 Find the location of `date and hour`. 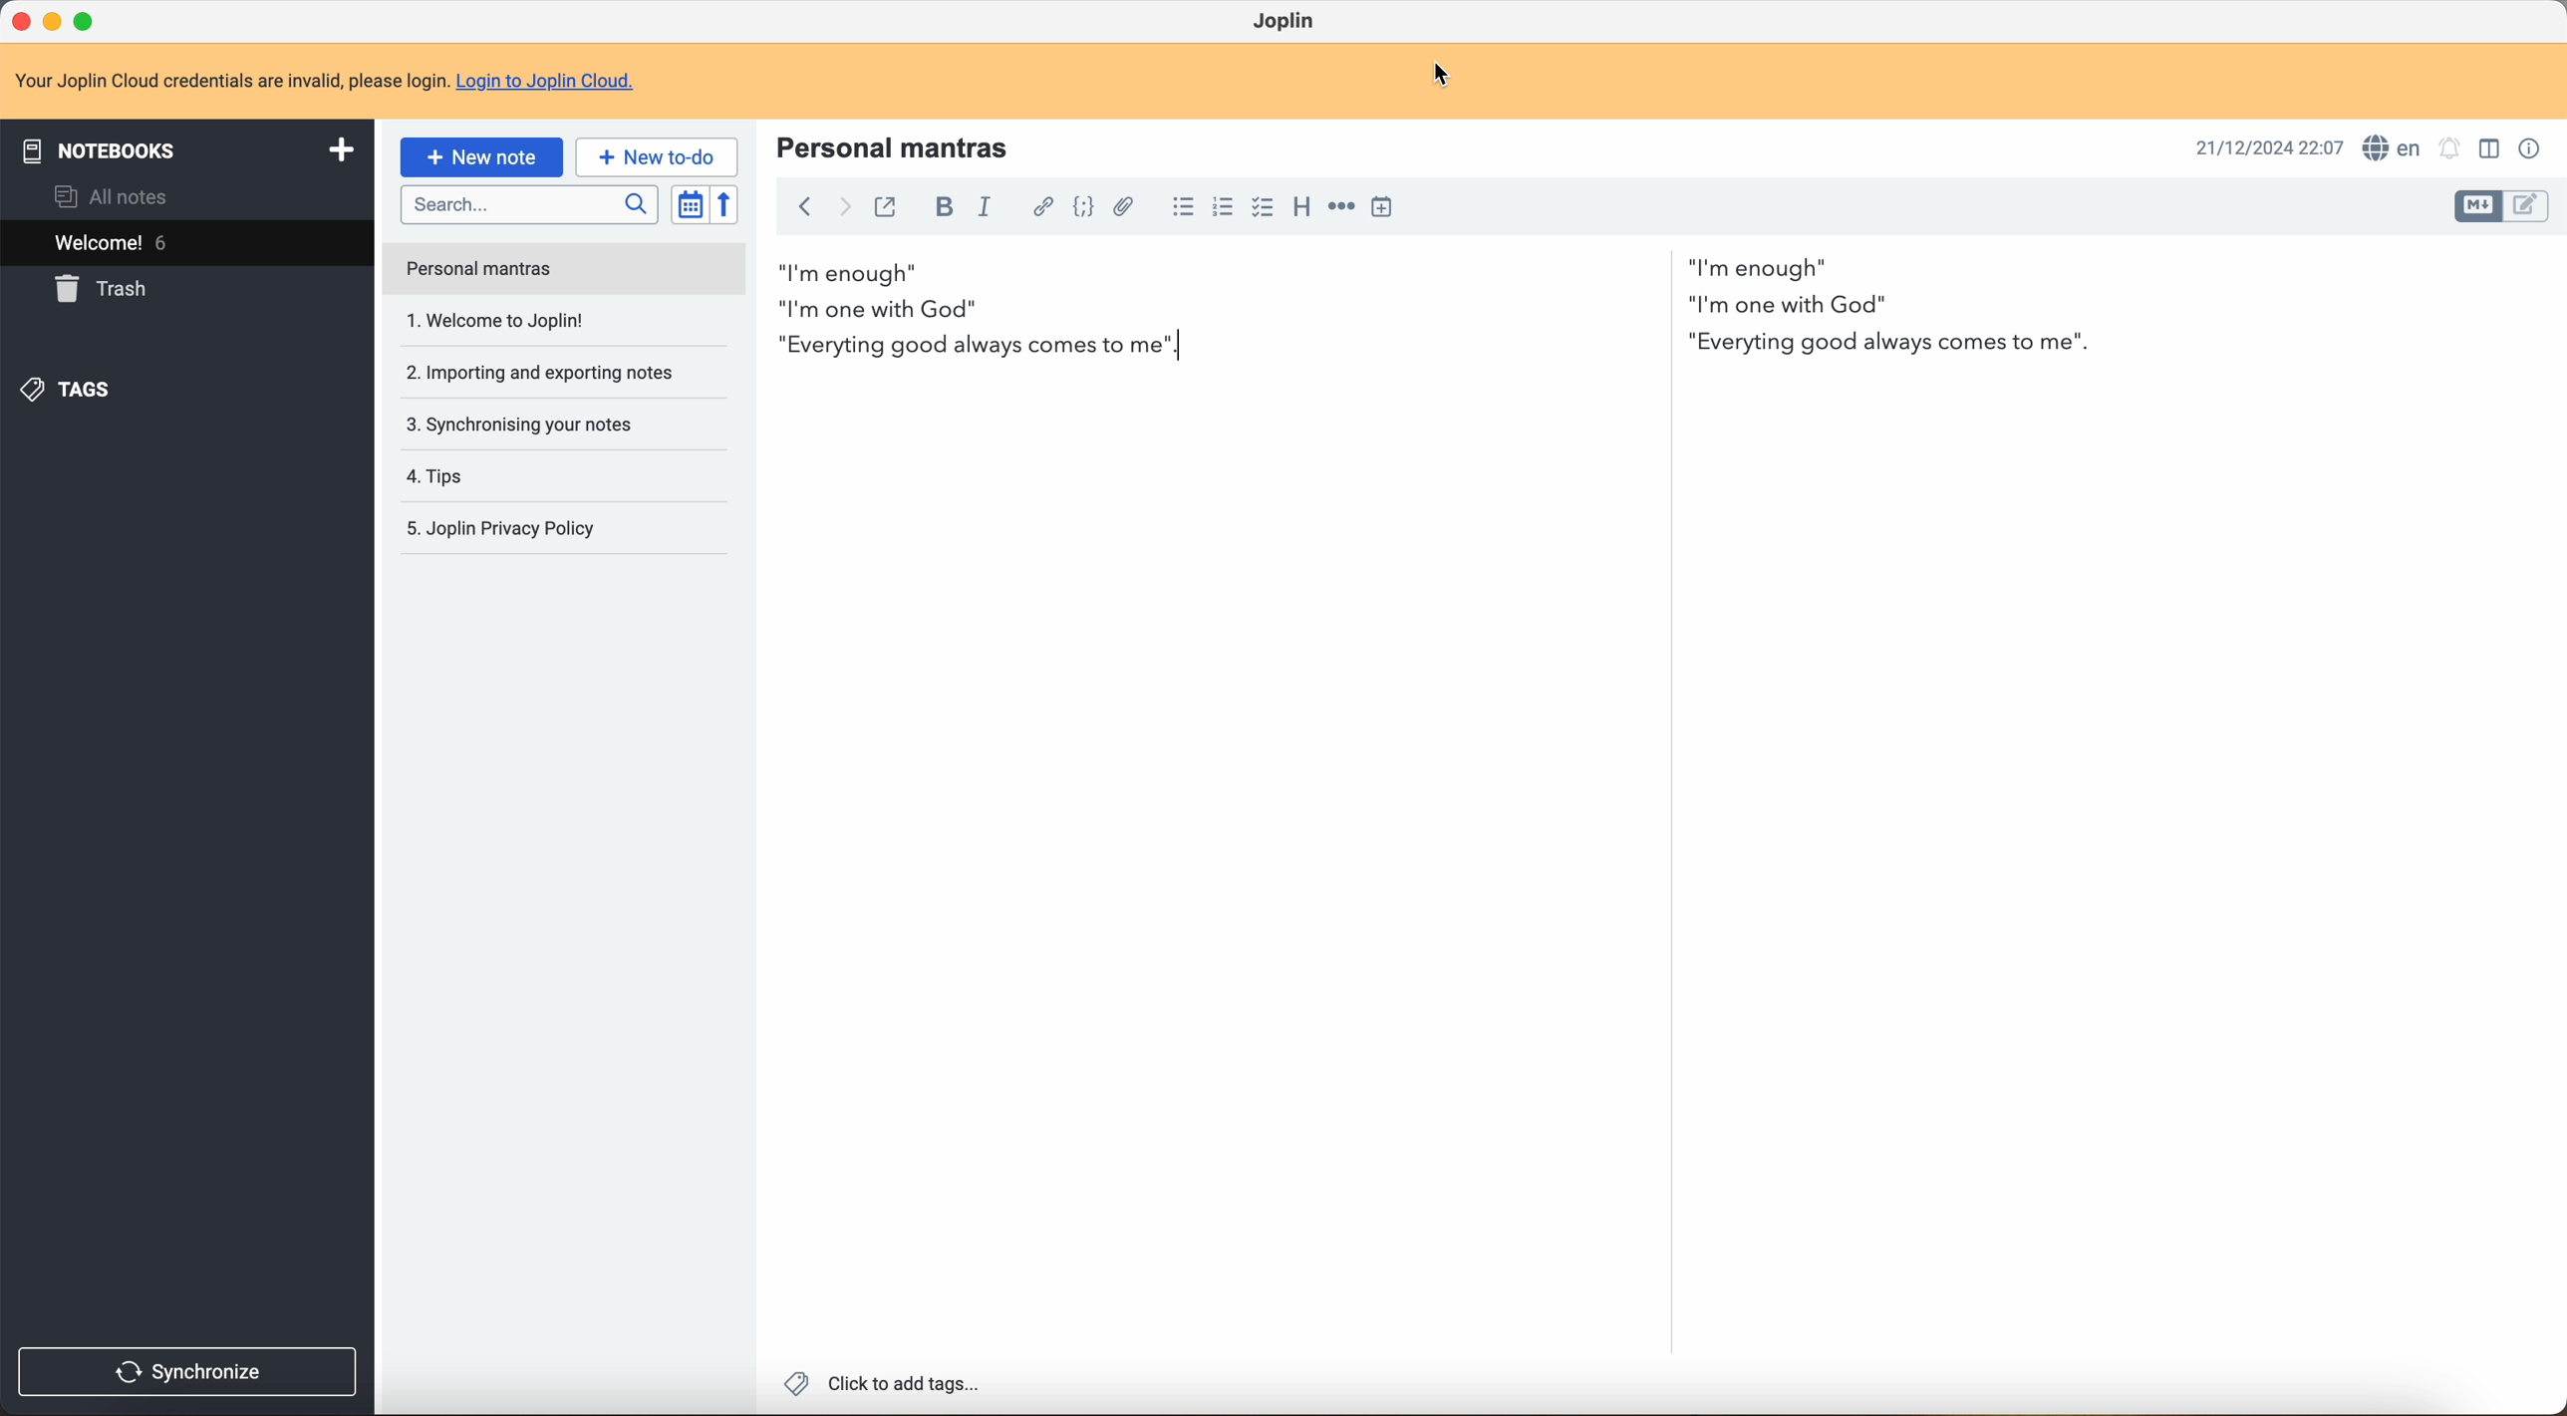

date and hour is located at coordinates (2262, 145).